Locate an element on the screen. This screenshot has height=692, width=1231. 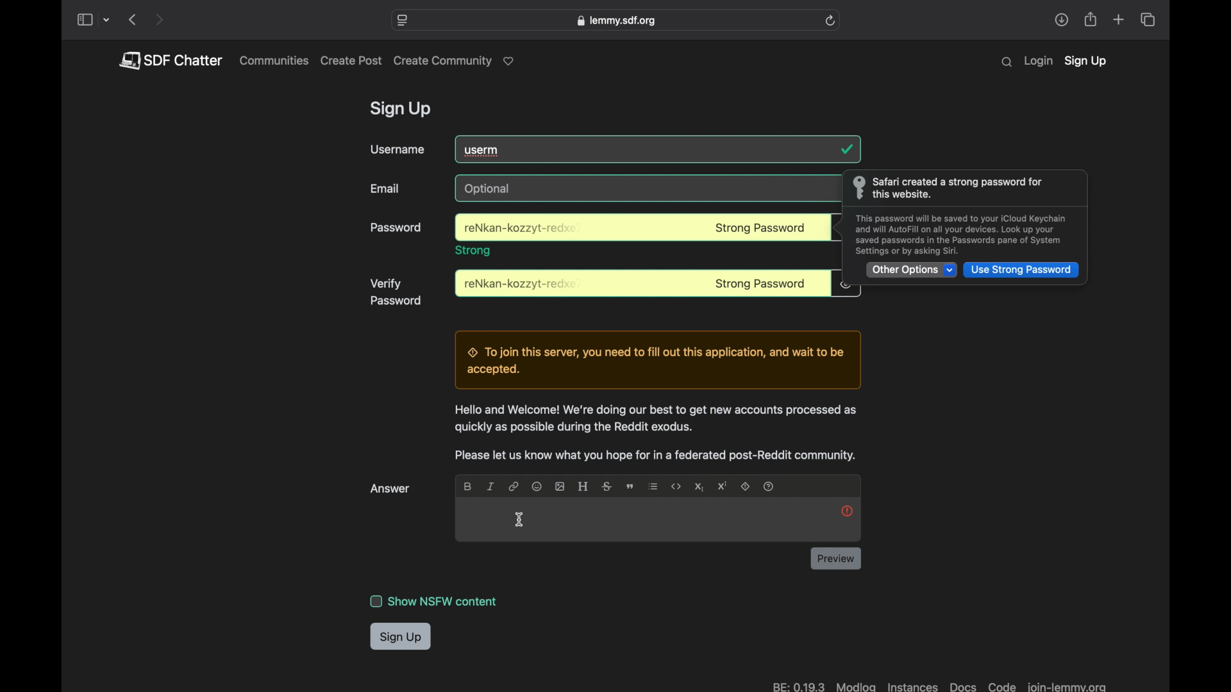
italic is located at coordinates (491, 486).